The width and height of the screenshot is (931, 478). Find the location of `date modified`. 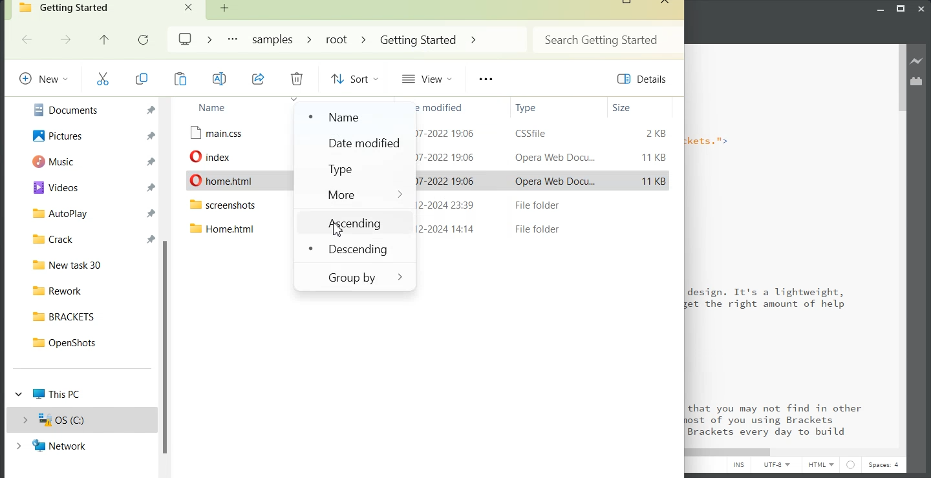

date modified is located at coordinates (445, 180).